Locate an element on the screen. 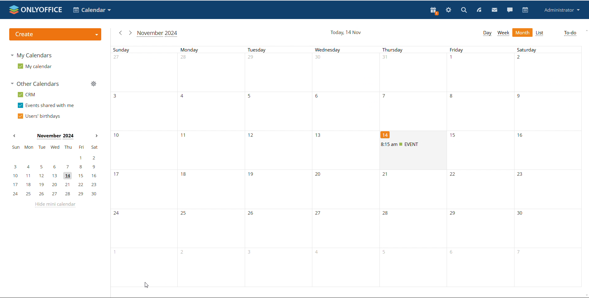 The image size is (589, 298). list view is located at coordinates (540, 33).